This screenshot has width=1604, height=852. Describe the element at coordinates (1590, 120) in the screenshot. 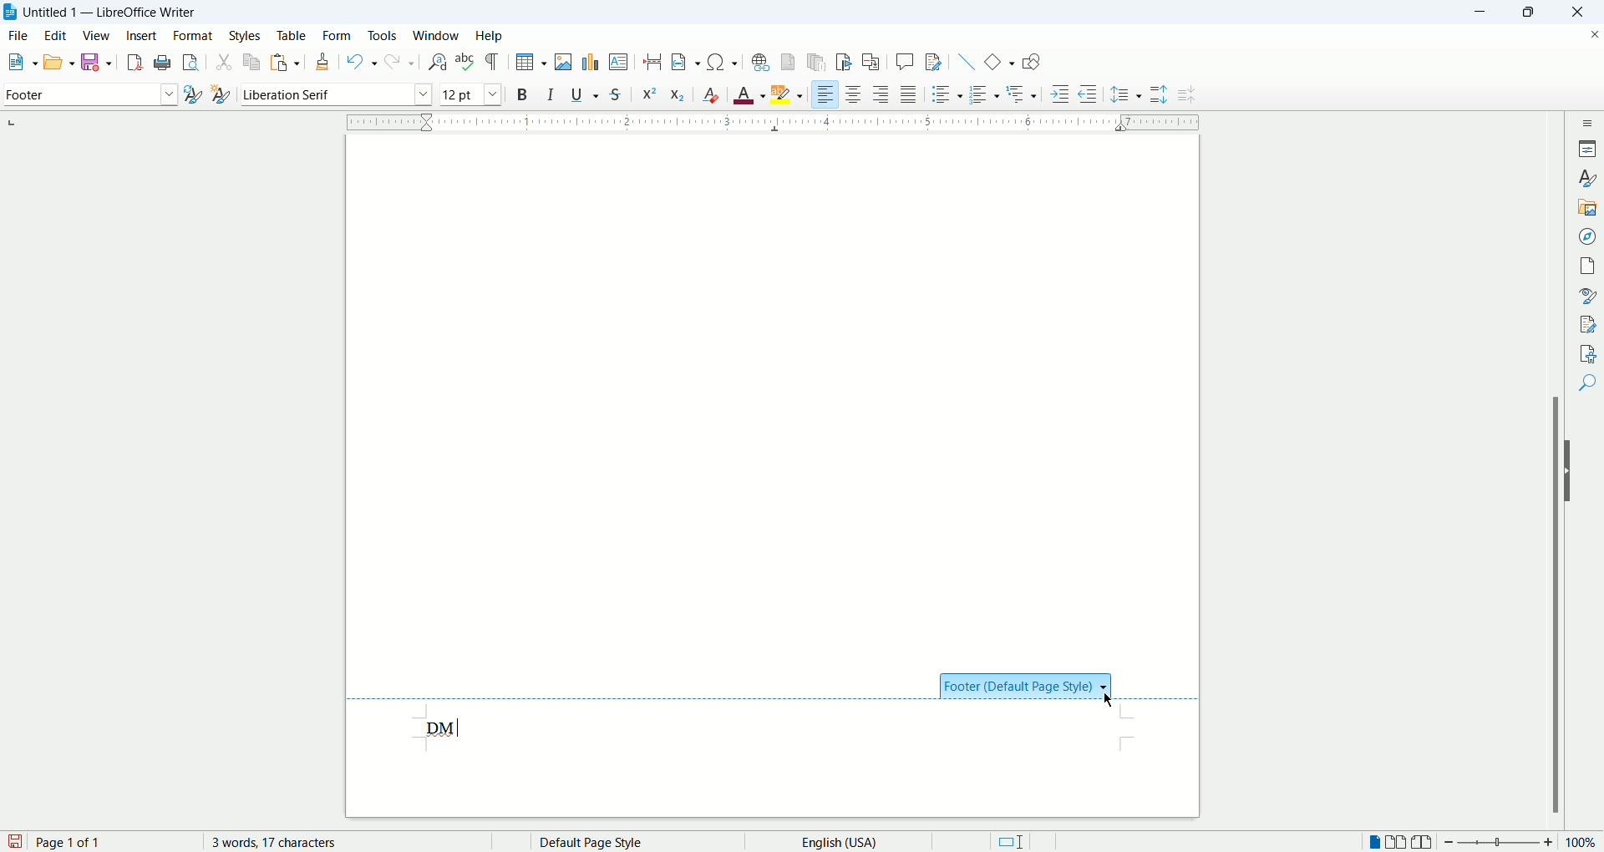

I see `sidebar settings` at that location.